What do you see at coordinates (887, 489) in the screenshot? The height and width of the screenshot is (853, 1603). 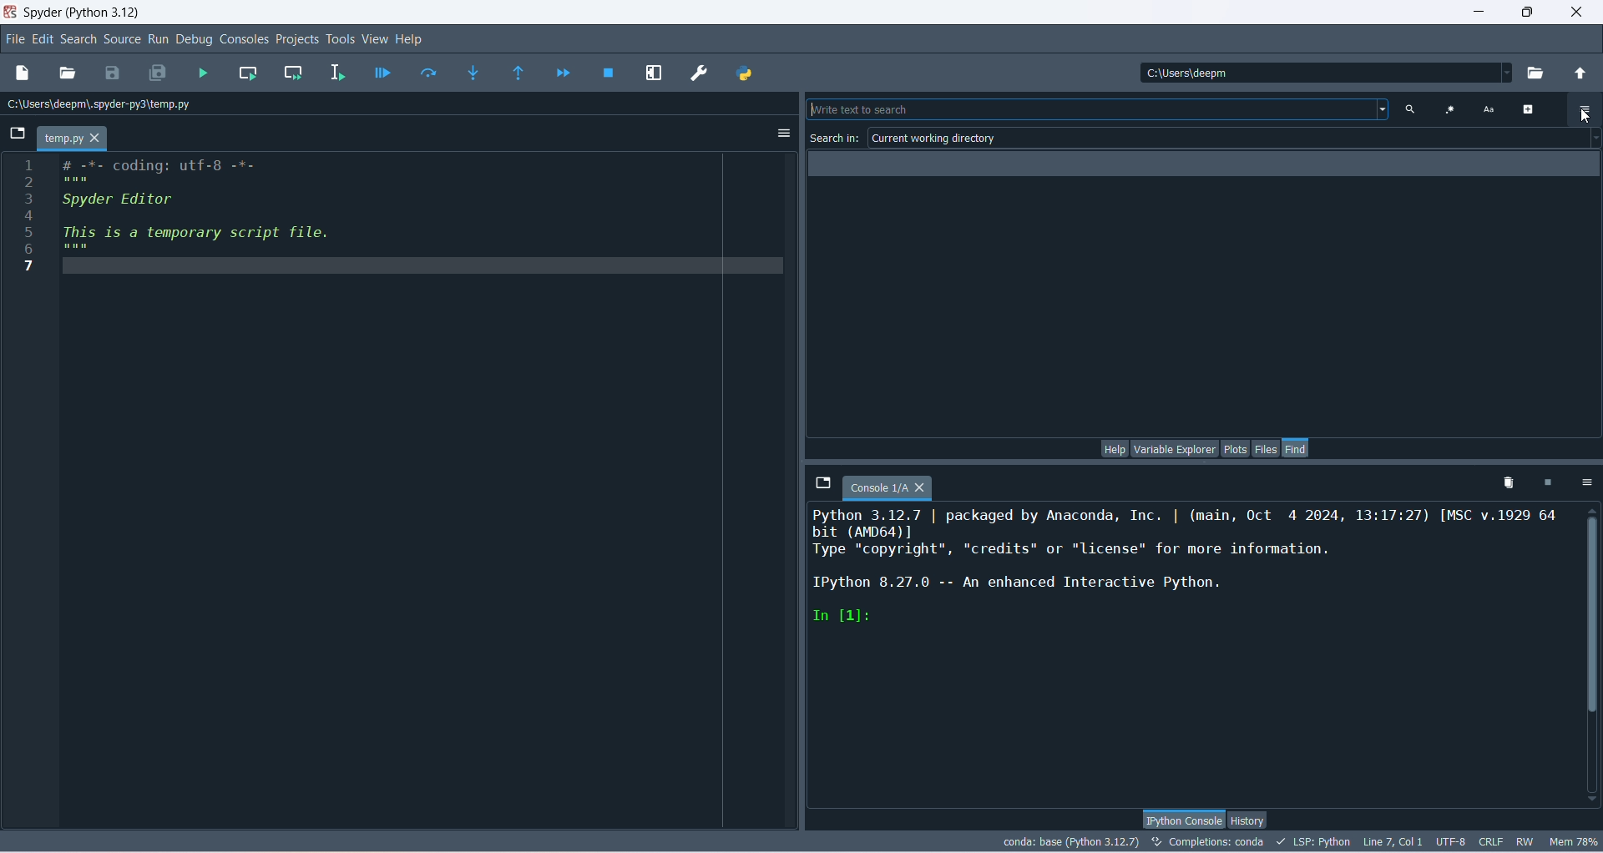 I see `console` at bounding box center [887, 489].